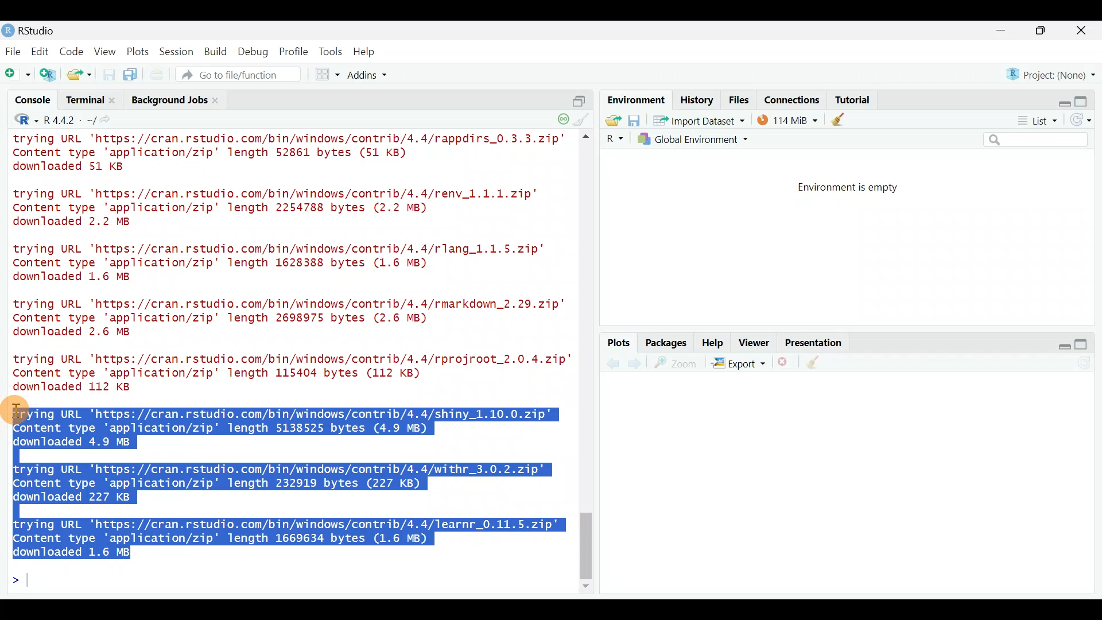  I want to click on session suspend timeout paused - a child session is running, so click(562, 115).